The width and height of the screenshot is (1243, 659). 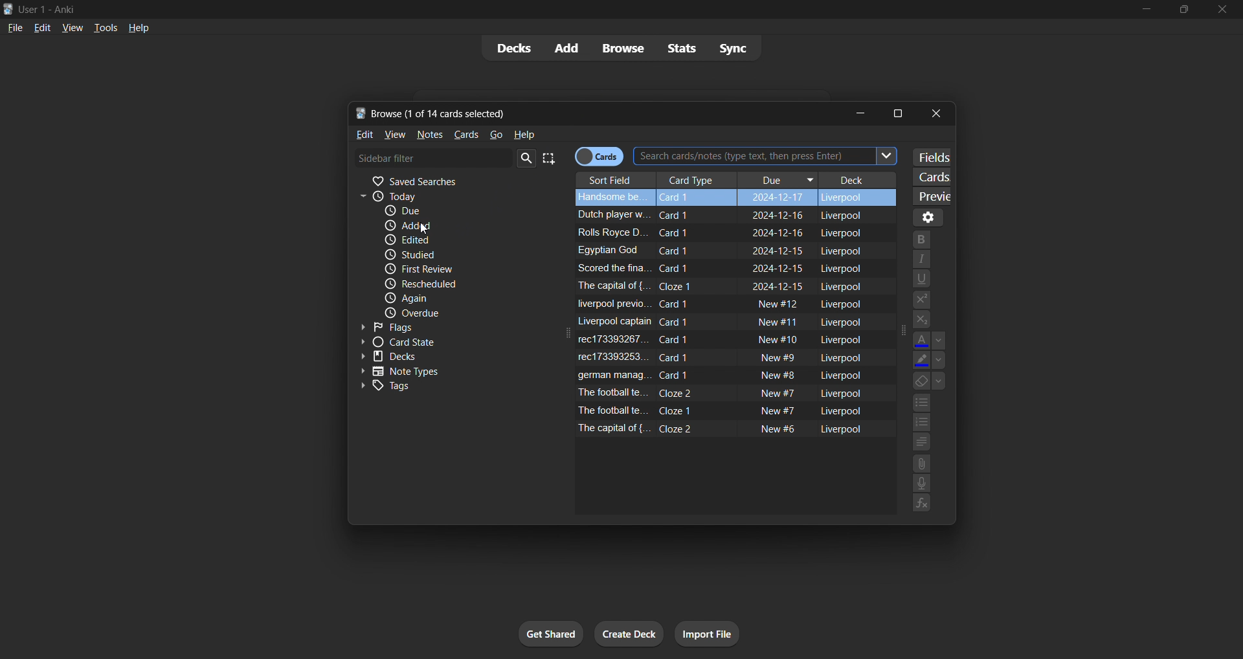 What do you see at coordinates (721, 285) in the screenshot?
I see `The capital of {... Cloze 1 2024-12-15 Liverpool` at bounding box center [721, 285].